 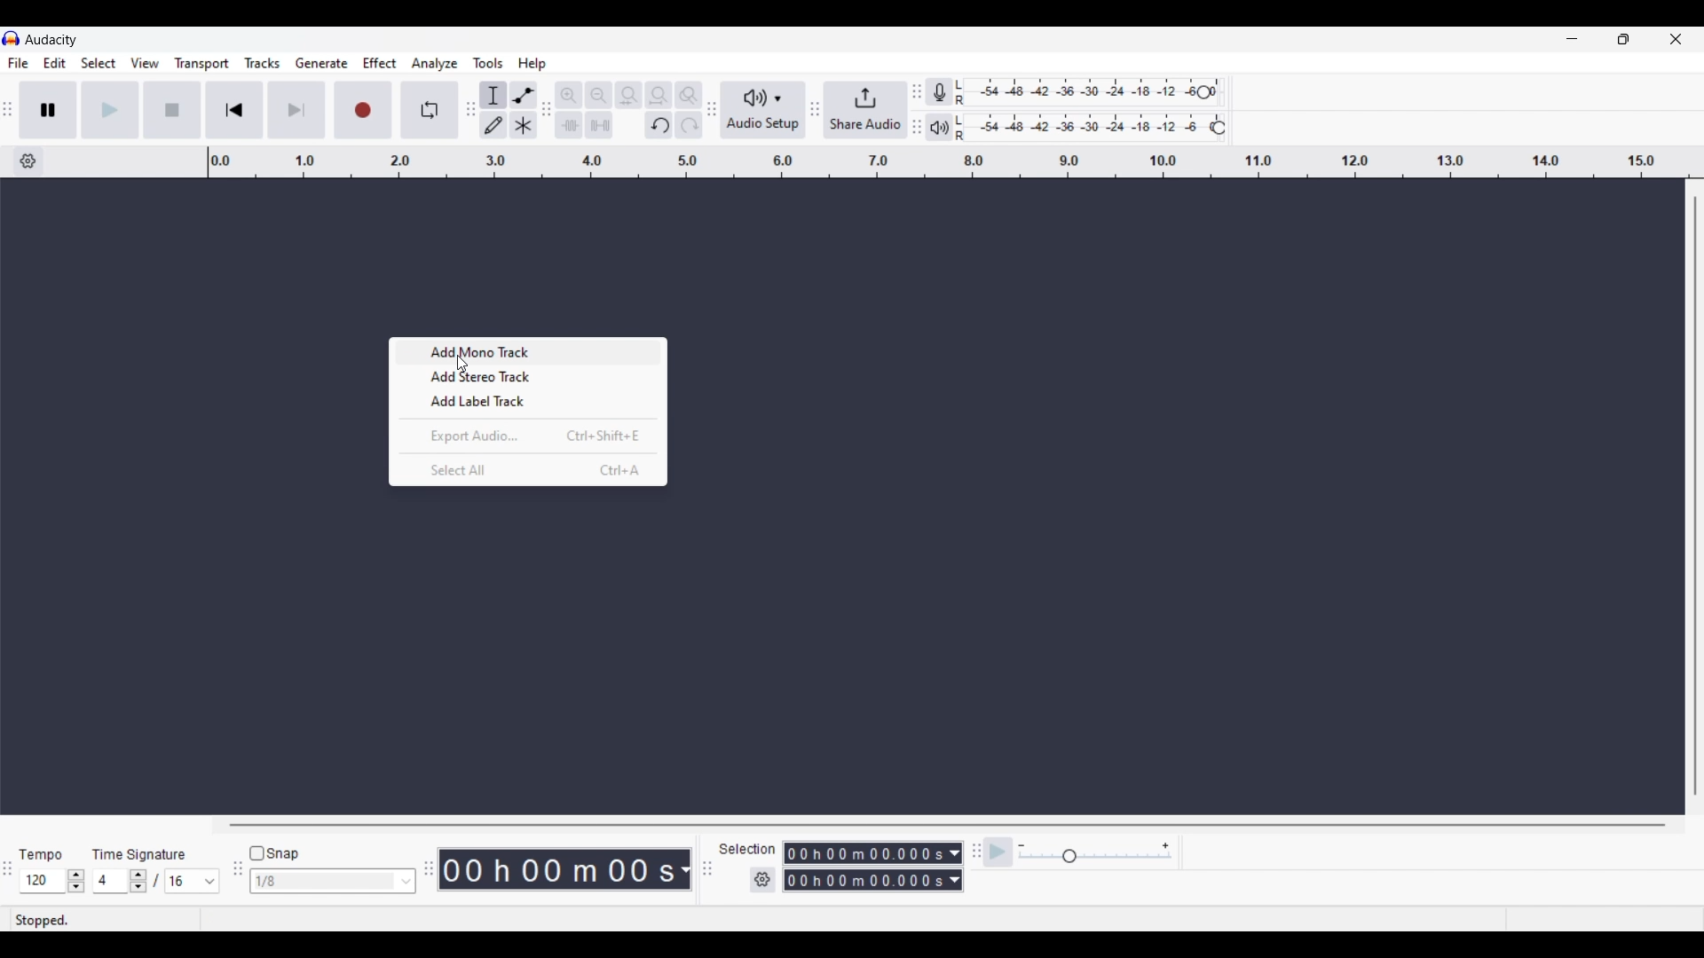 I want to click on Increase playback speed to maximum , so click(x=1166, y=846).